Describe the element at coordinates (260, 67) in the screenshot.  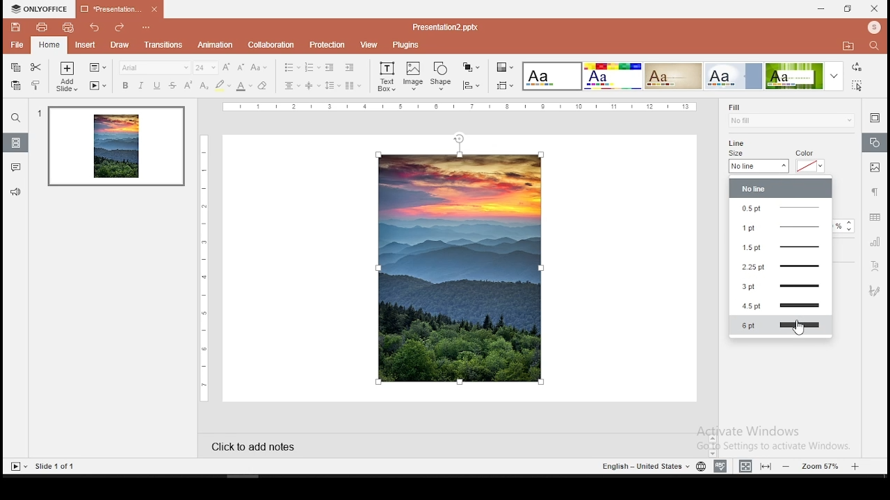
I see `change case` at that location.